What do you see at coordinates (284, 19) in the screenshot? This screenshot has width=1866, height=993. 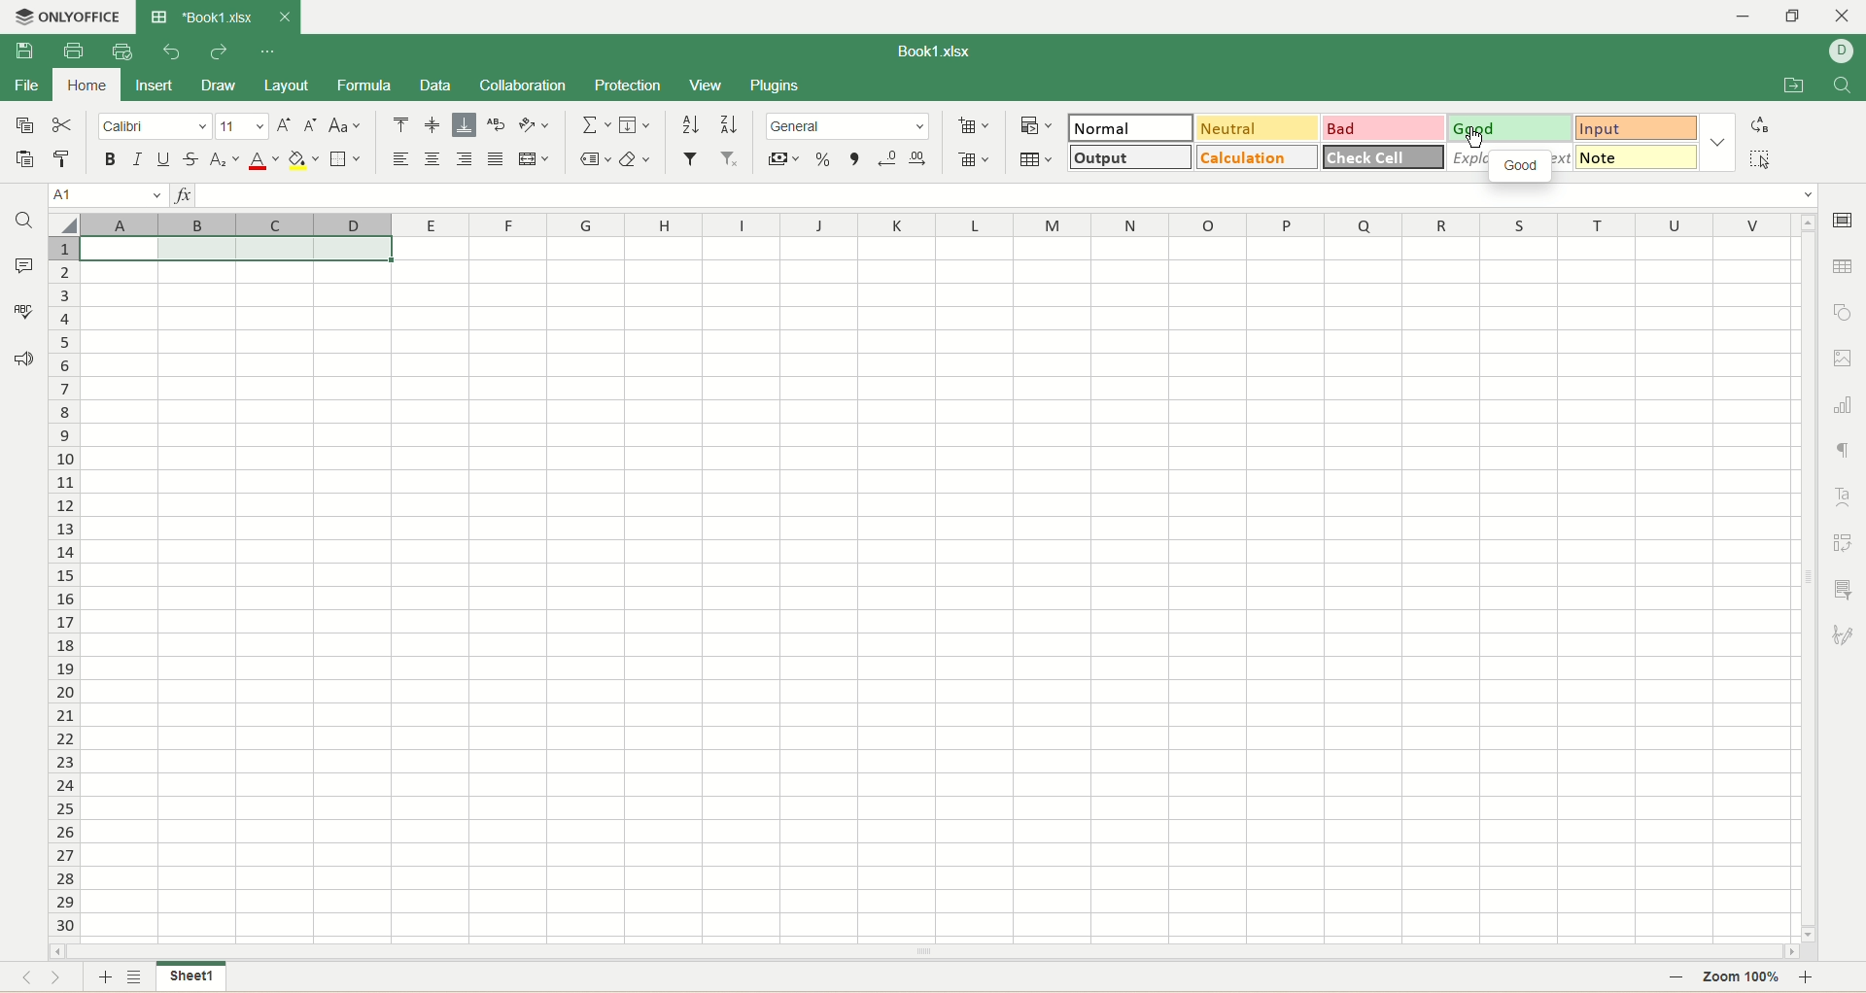 I see `close` at bounding box center [284, 19].